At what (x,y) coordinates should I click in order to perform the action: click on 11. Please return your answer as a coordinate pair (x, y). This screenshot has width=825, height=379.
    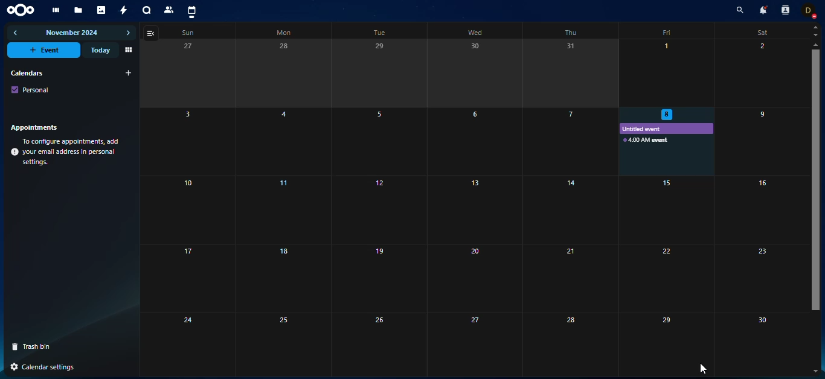
    Looking at the image, I should click on (286, 210).